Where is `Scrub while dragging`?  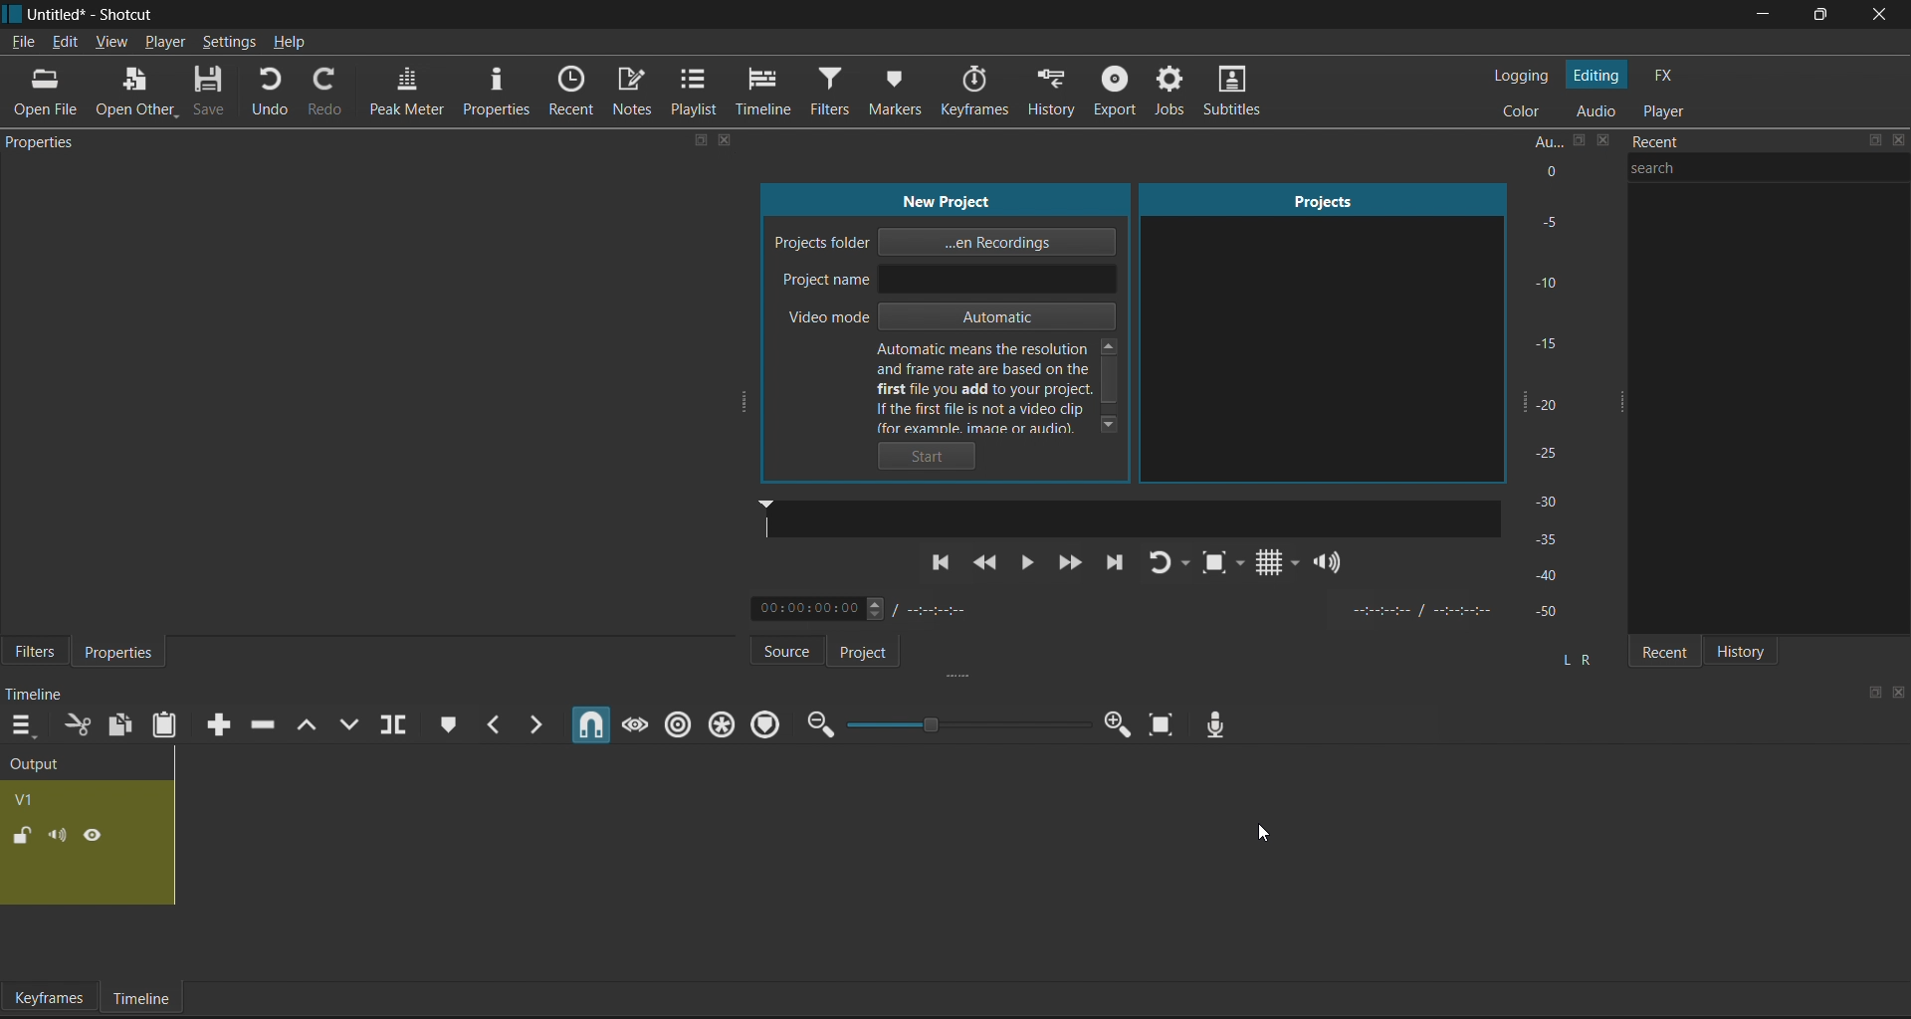 Scrub while dragging is located at coordinates (633, 720).